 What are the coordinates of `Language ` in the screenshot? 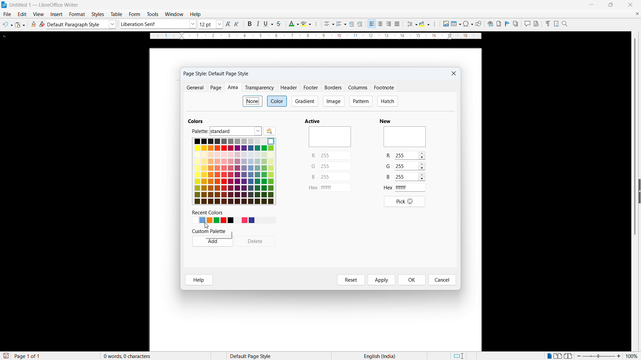 It's located at (380, 356).